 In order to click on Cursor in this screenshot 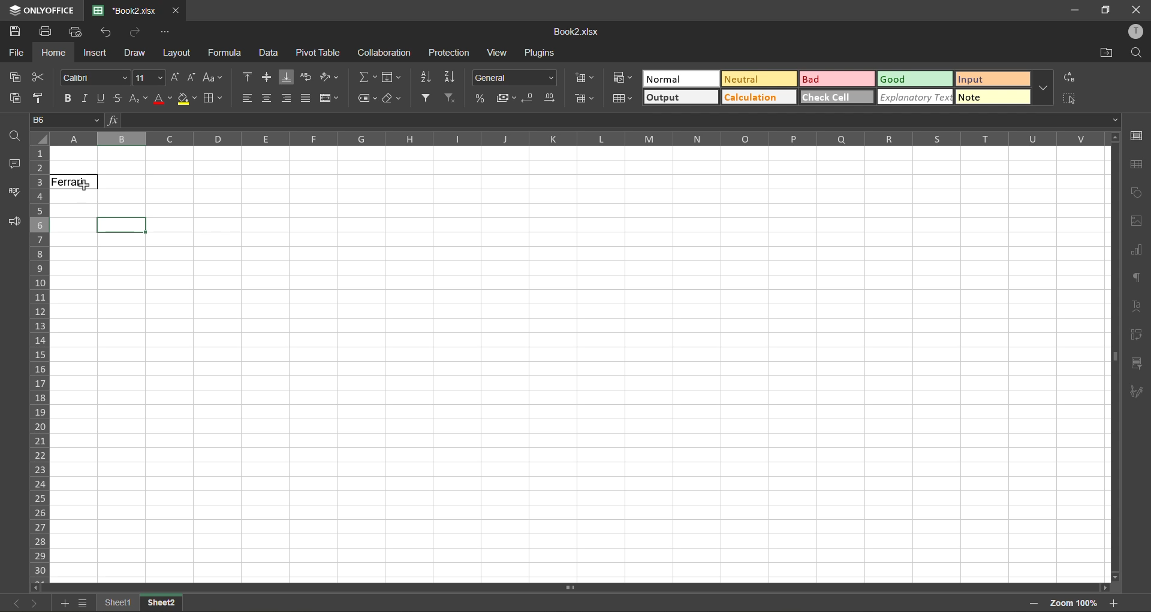, I will do `click(84, 186)`.